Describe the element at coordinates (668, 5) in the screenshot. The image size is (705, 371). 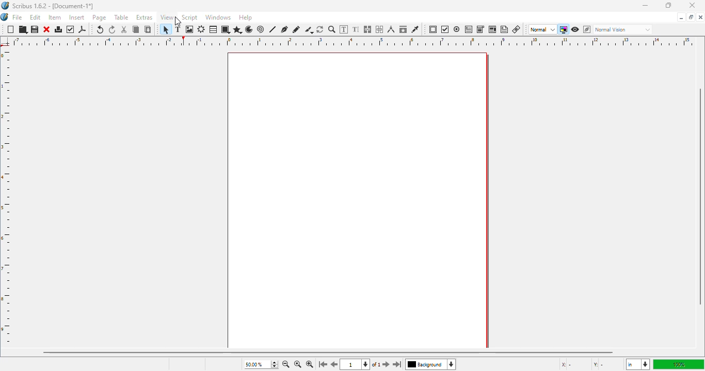
I see `maximize` at that location.